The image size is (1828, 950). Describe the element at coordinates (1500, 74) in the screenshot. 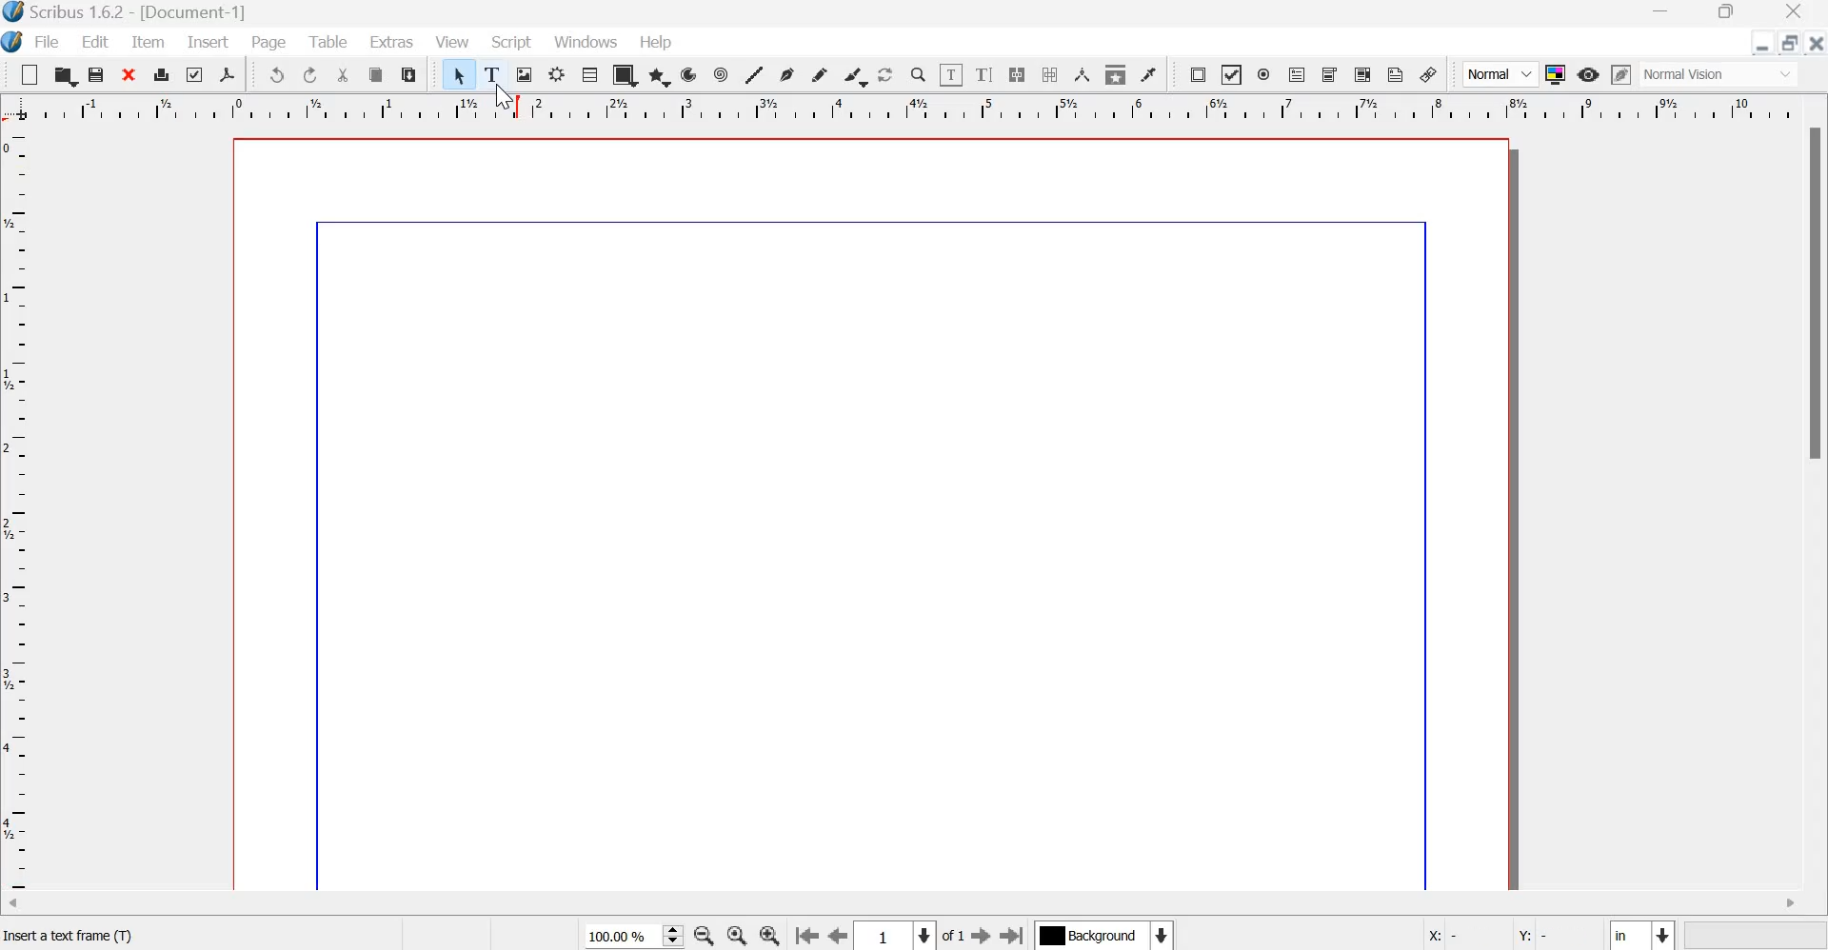

I see `Normal` at that location.